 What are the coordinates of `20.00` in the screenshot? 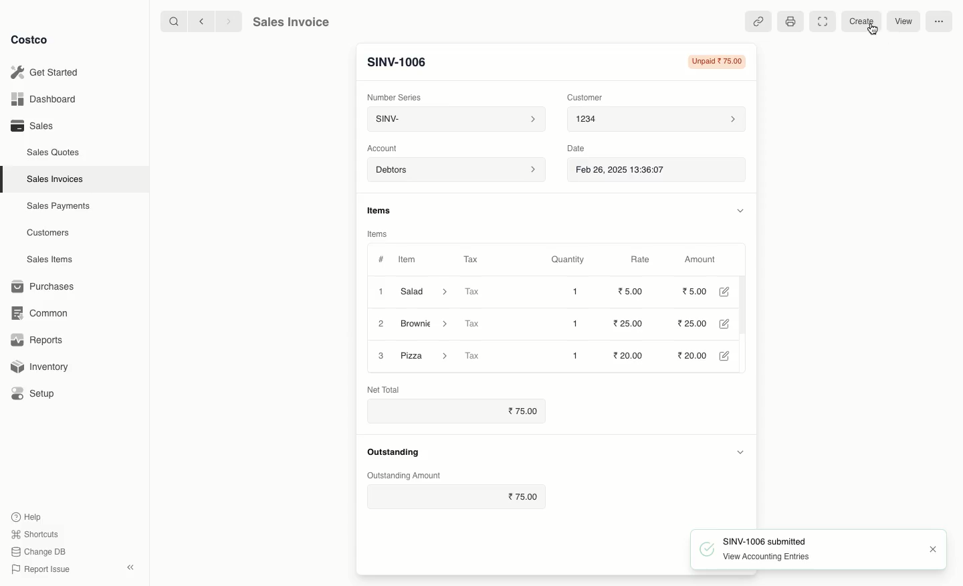 It's located at (627, 355).